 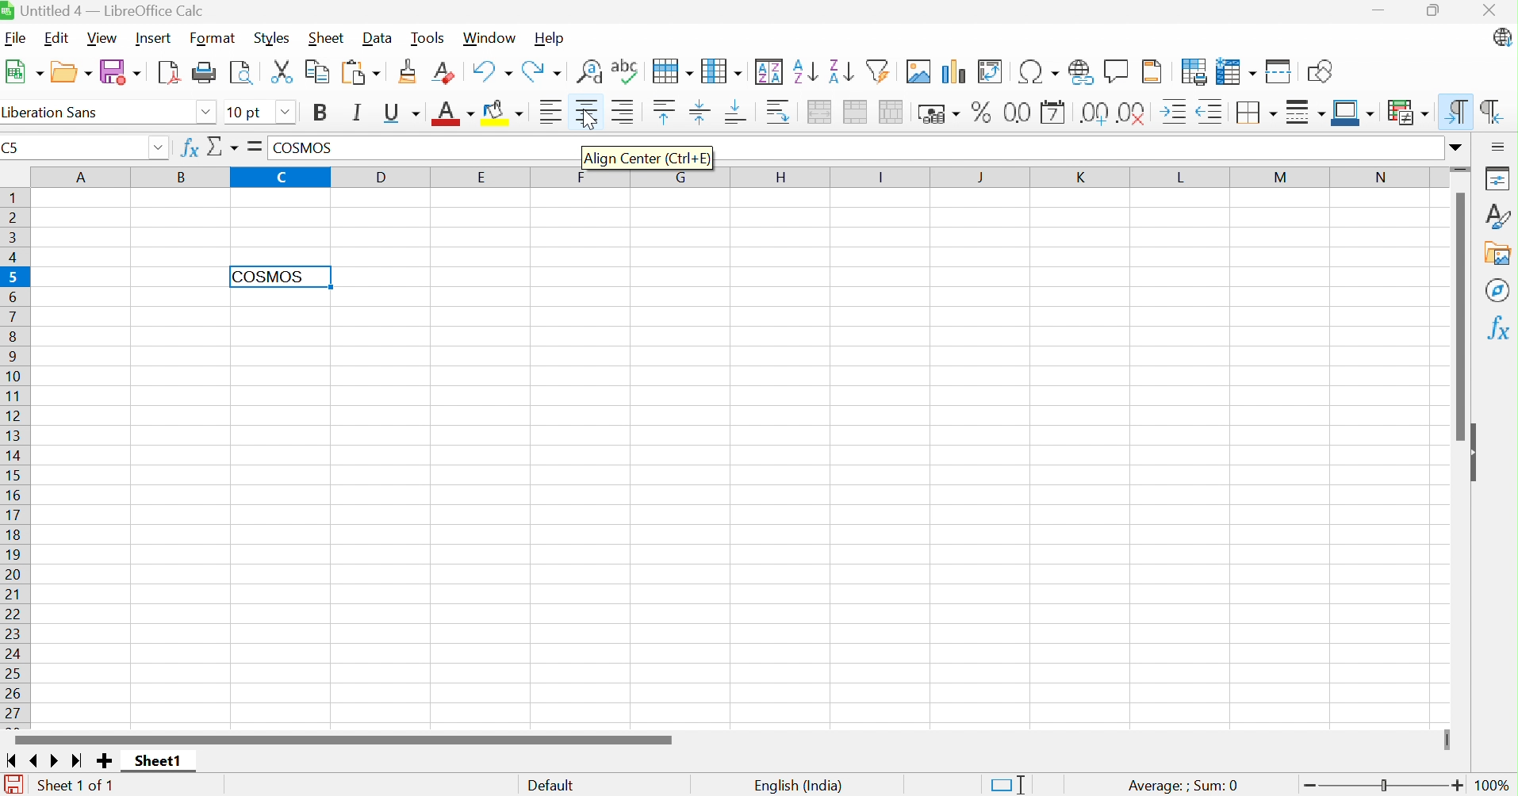 What do you see at coordinates (428, 37) in the screenshot?
I see `Tools` at bounding box center [428, 37].